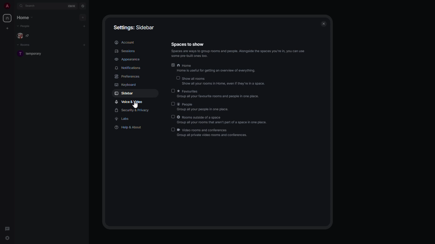 The width and height of the screenshot is (435, 244). Describe the element at coordinates (125, 85) in the screenshot. I see `keyboard` at that location.